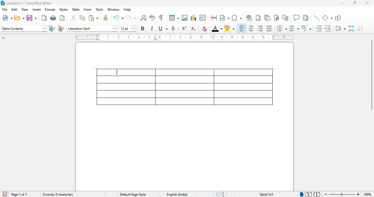 Image resolution: width=374 pixels, height=197 pixels. Describe the element at coordinates (177, 195) in the screenshot. I see `text language` at that location.